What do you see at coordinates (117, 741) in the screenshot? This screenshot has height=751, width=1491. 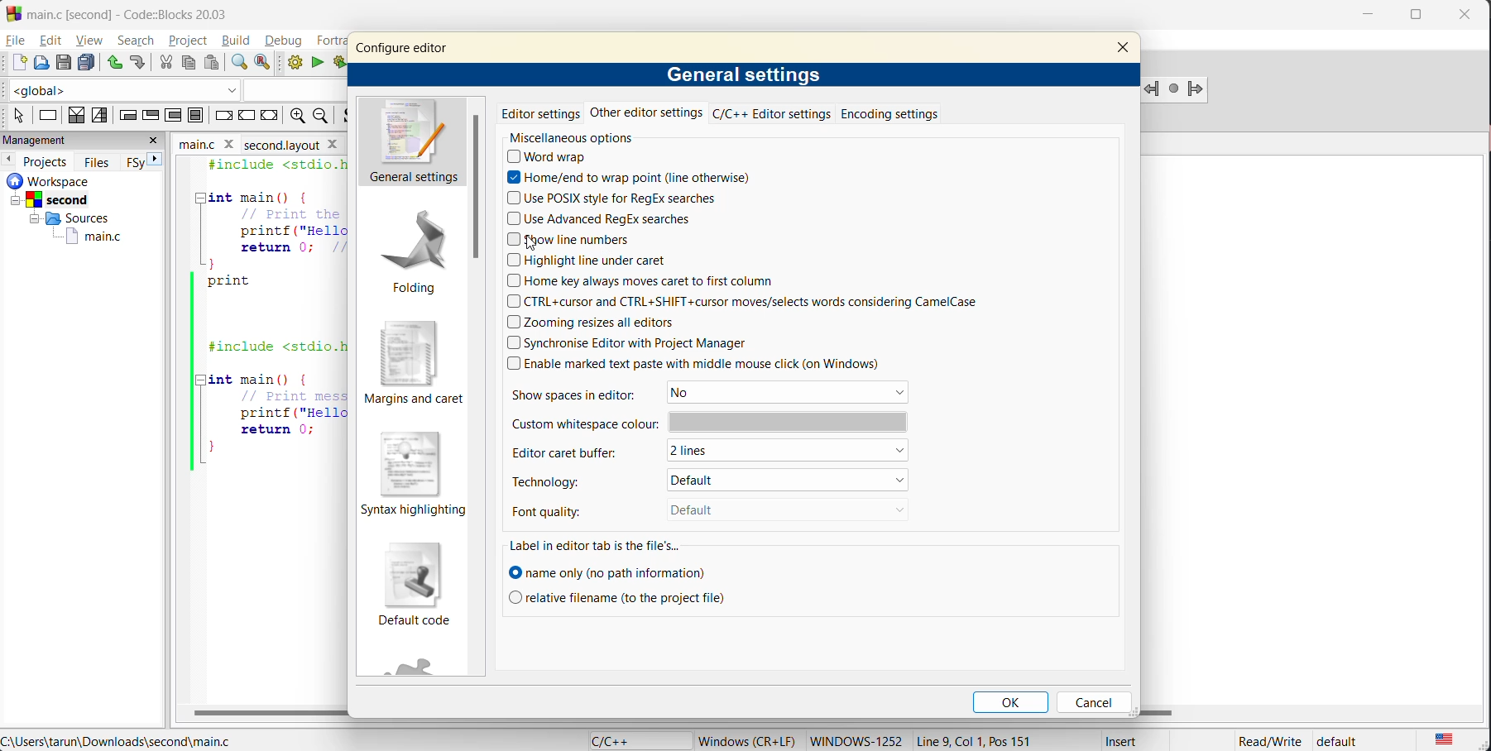 I see `file location` at bounding box center [117, 741].